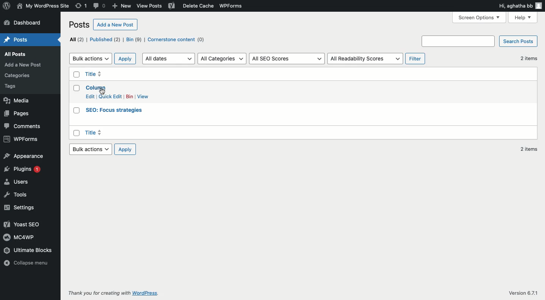 This screenshot has width=545, height=300. I want to click on Bin, so click(129, 96).